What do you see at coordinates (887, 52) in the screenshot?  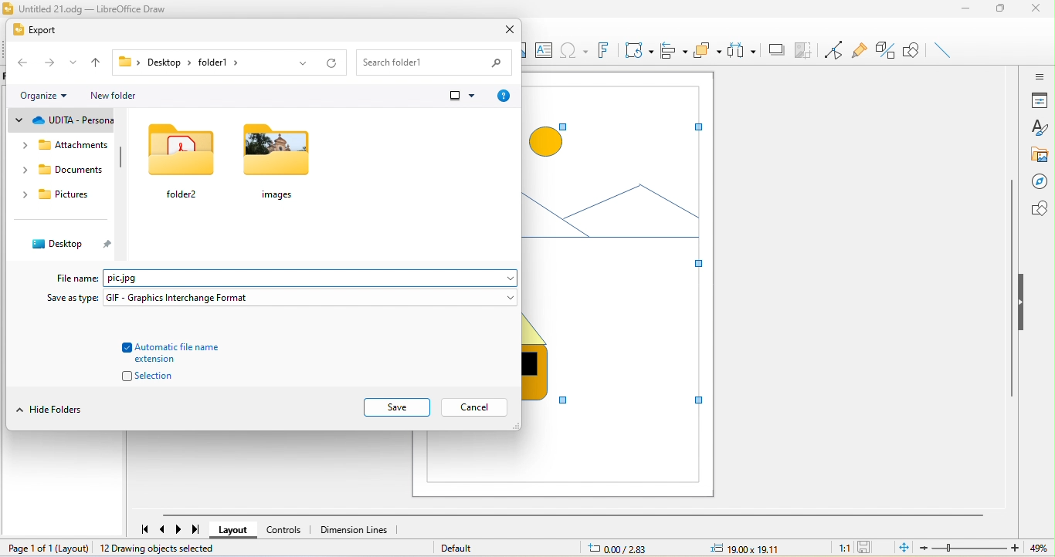 I see `toggle extrusion` at bounding box center [887, 52].